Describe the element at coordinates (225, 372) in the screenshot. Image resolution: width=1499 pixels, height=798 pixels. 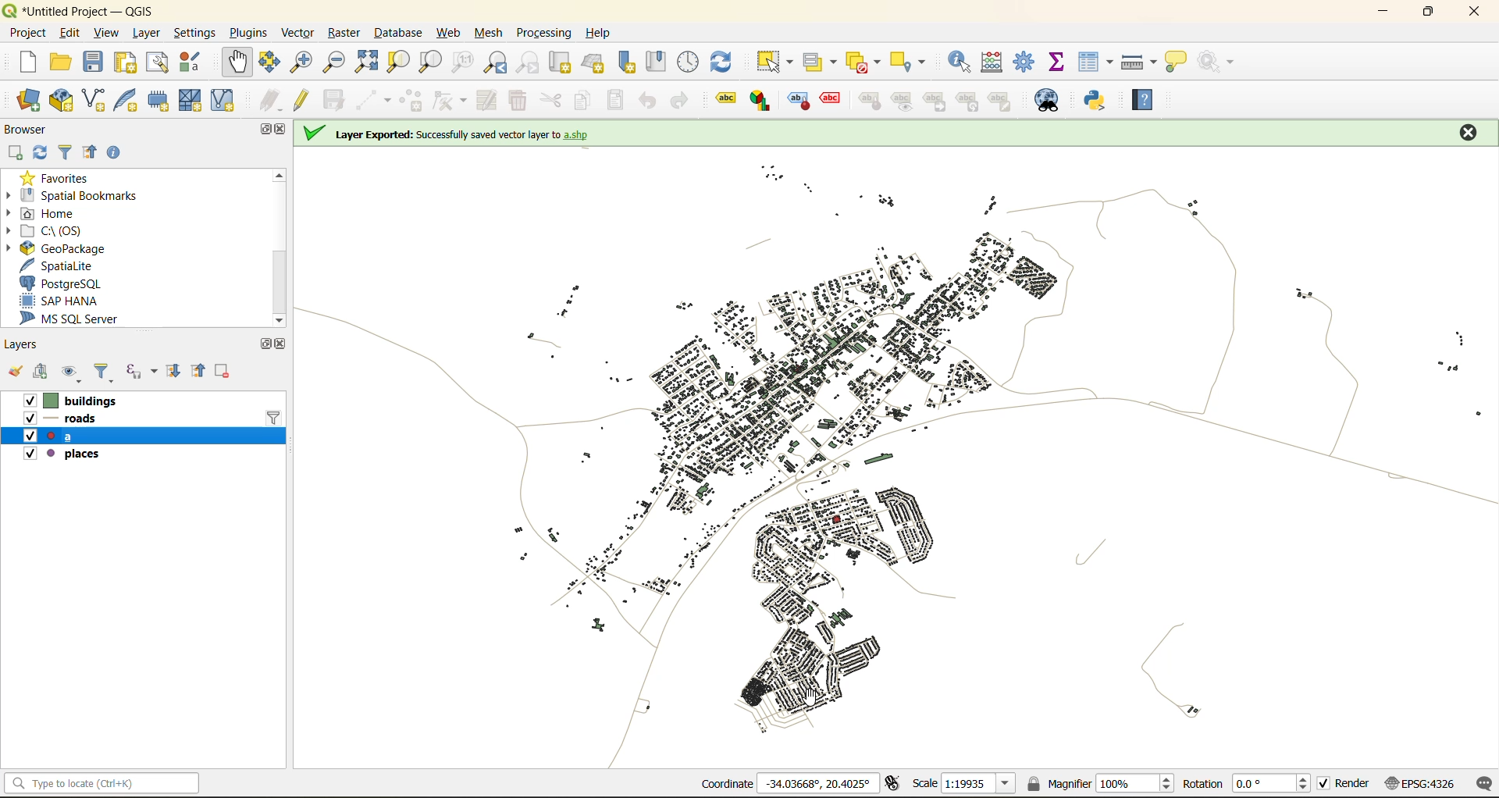
I see `remove` at that location.